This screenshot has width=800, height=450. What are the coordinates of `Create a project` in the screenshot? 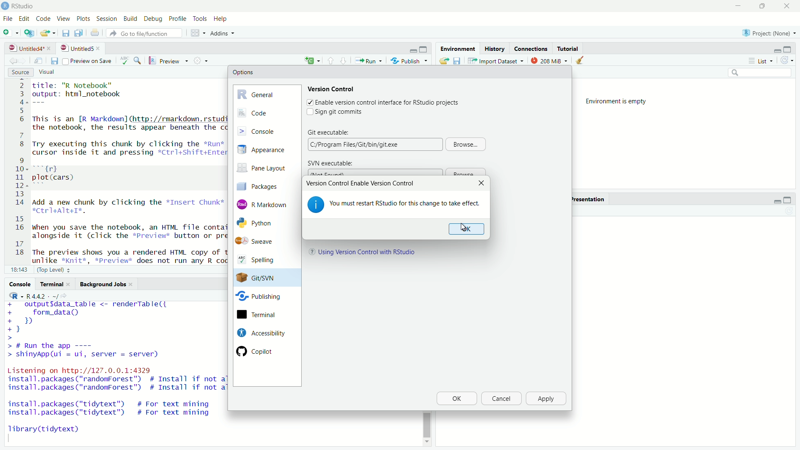 It's located at (30, 32).